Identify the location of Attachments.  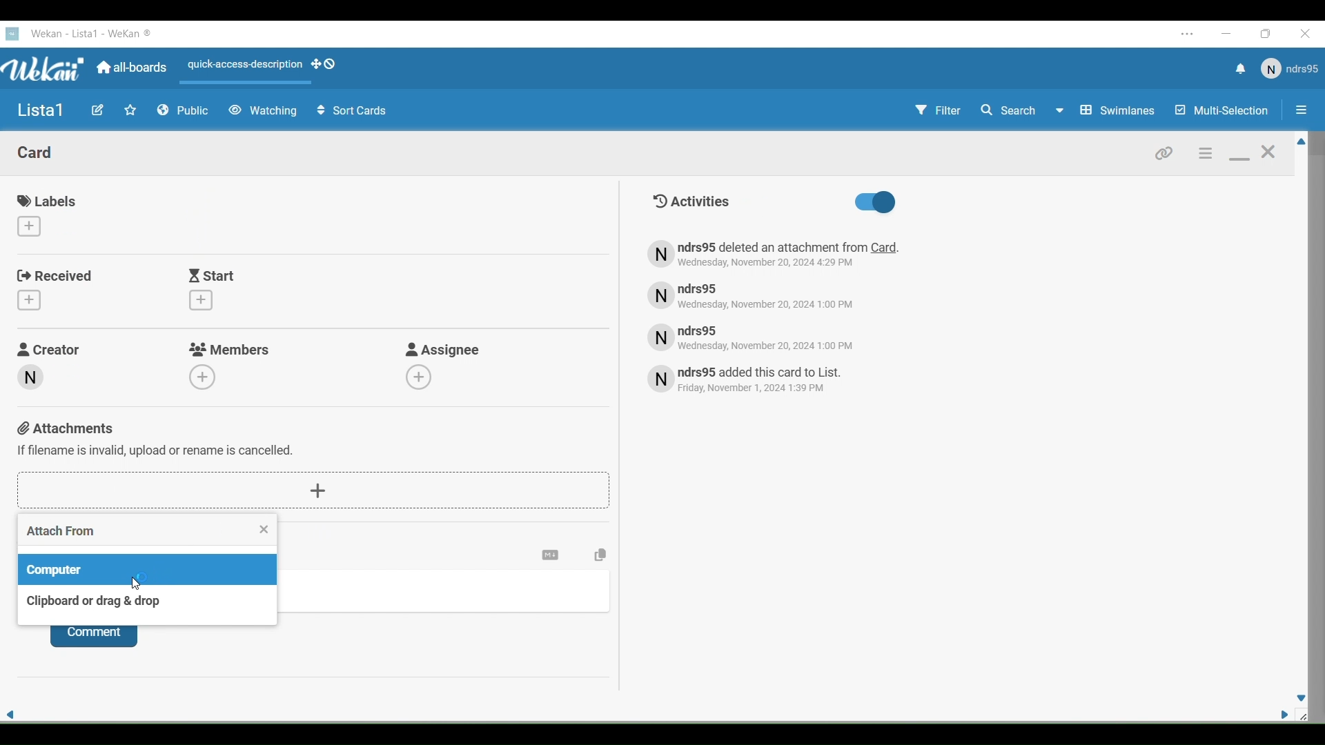
(157, 438).